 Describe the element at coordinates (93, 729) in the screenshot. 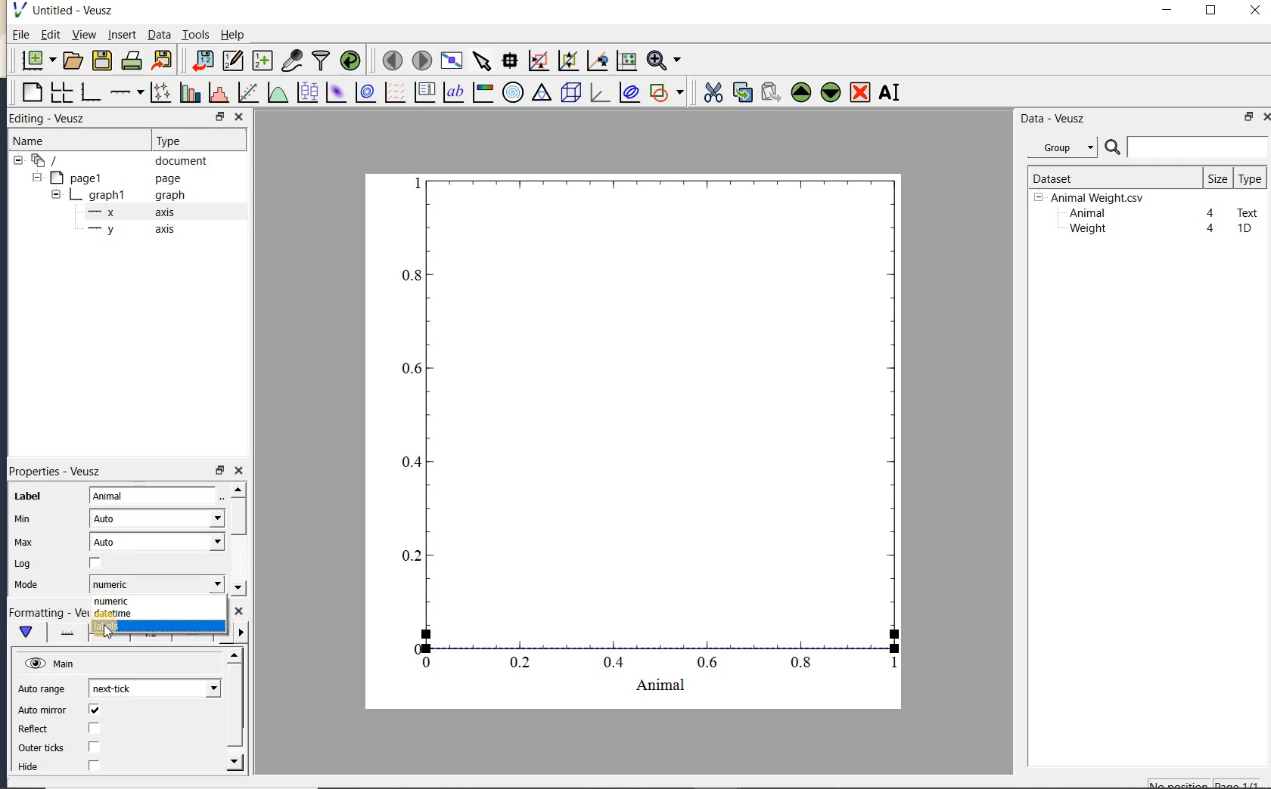

I see `check/uncheck` at that location.